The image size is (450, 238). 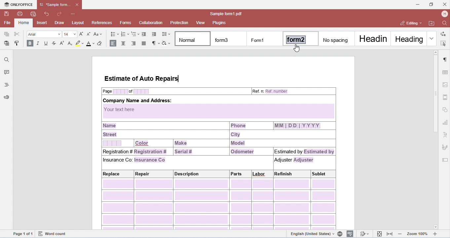 What do you see at coordinates (218, 146) in the screenshot?
I see `form in default style` at bounding box center [218, 146].